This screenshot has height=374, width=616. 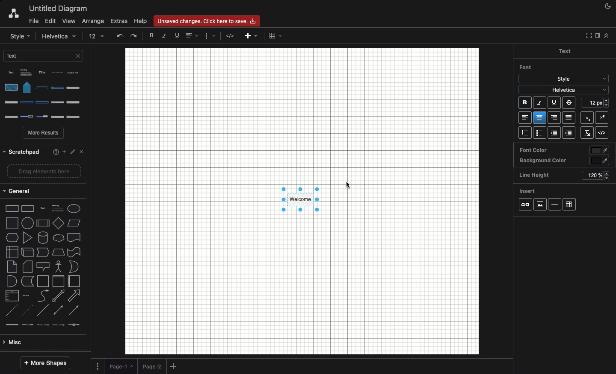 I want to click on Italics, so click(x=540, y=104).